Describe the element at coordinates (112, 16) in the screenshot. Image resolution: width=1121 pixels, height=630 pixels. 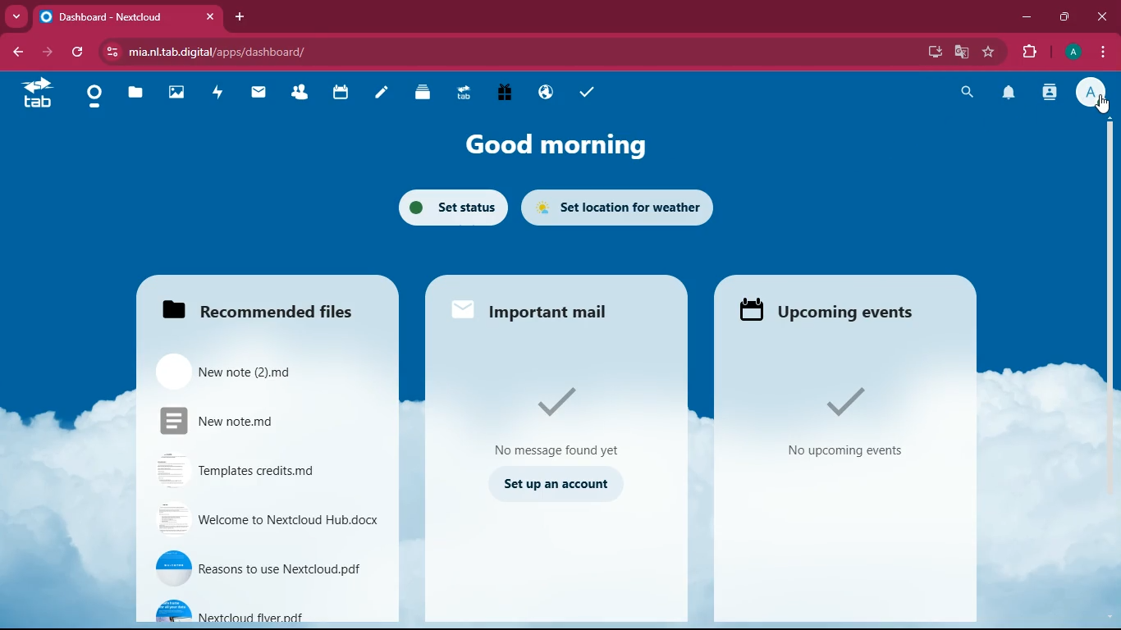
I see `Dashboard - Nextcloud` at that location.